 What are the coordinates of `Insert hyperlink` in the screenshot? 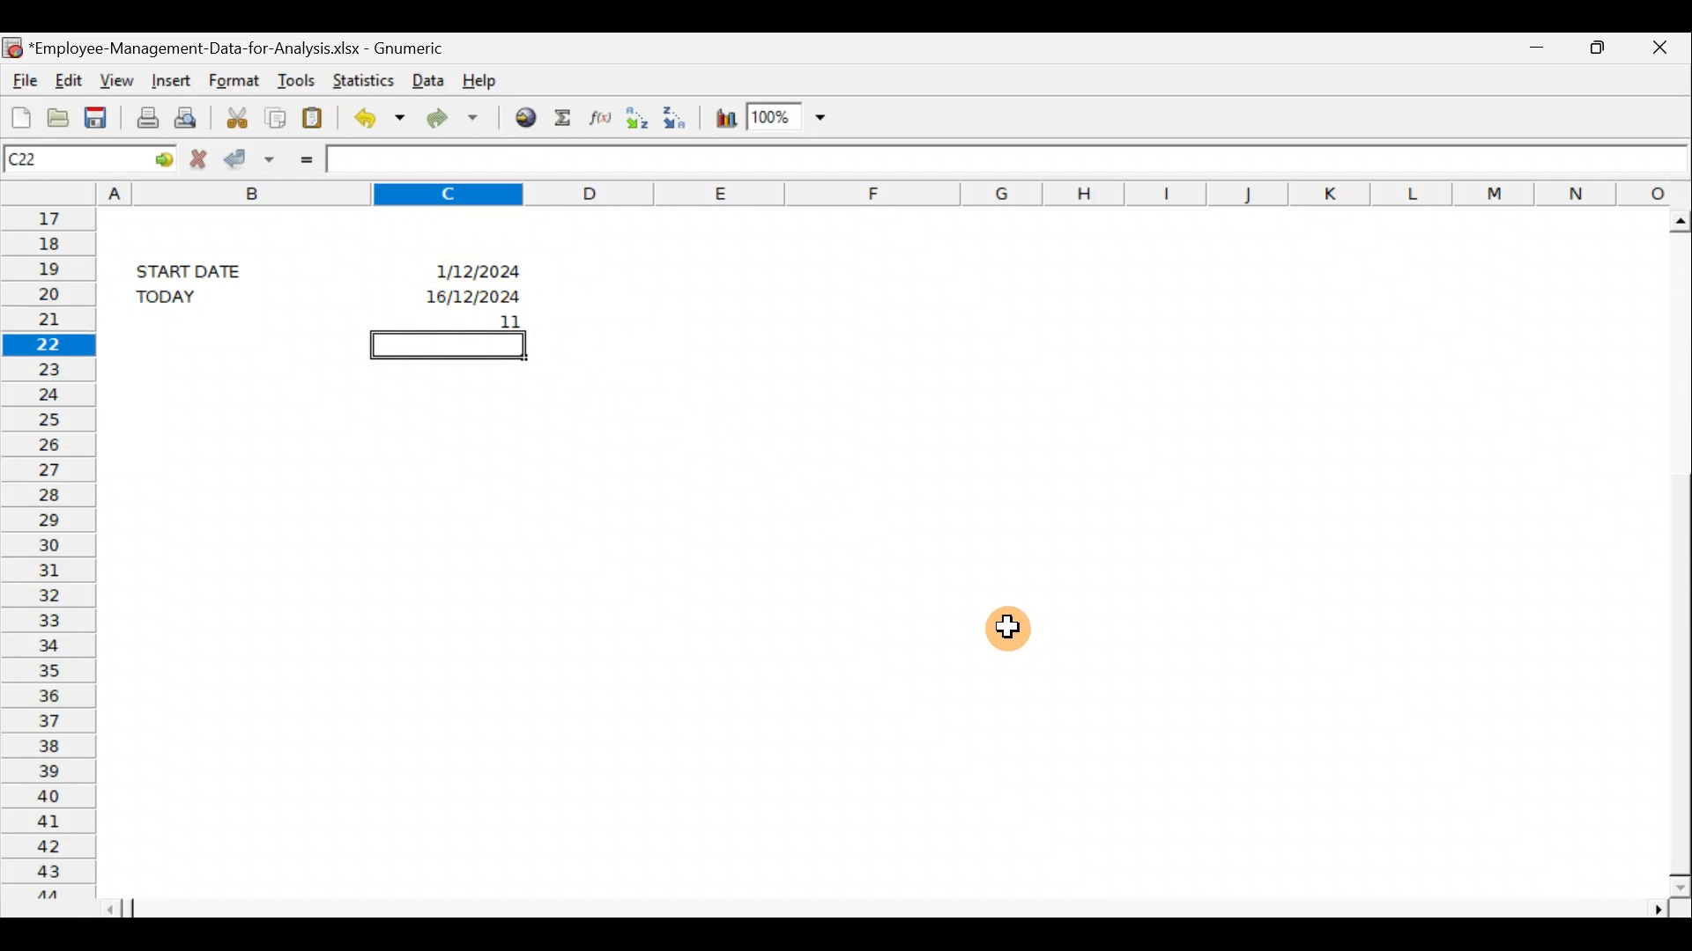 It's located at (519, 119).